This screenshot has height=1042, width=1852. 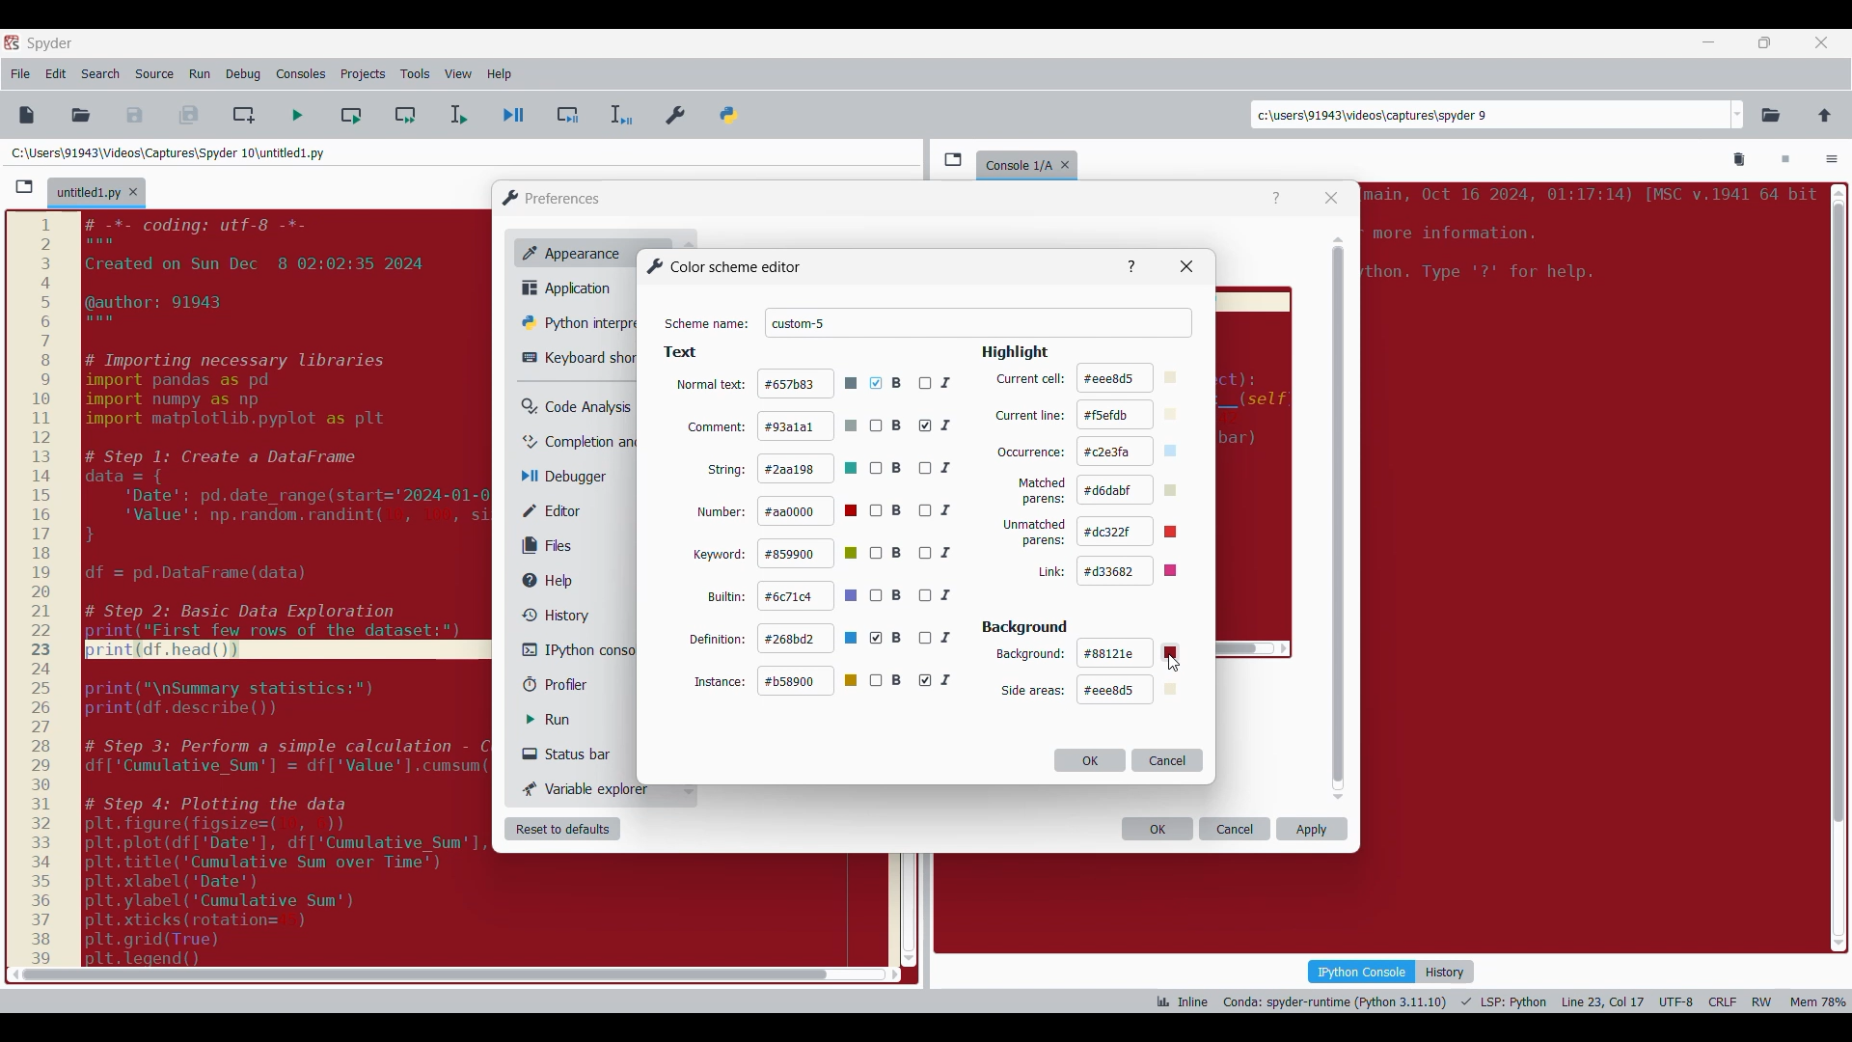 What do you see at coordinates (289, 587) in the screenshot?
I see `code` at bounding box center [289, 587].